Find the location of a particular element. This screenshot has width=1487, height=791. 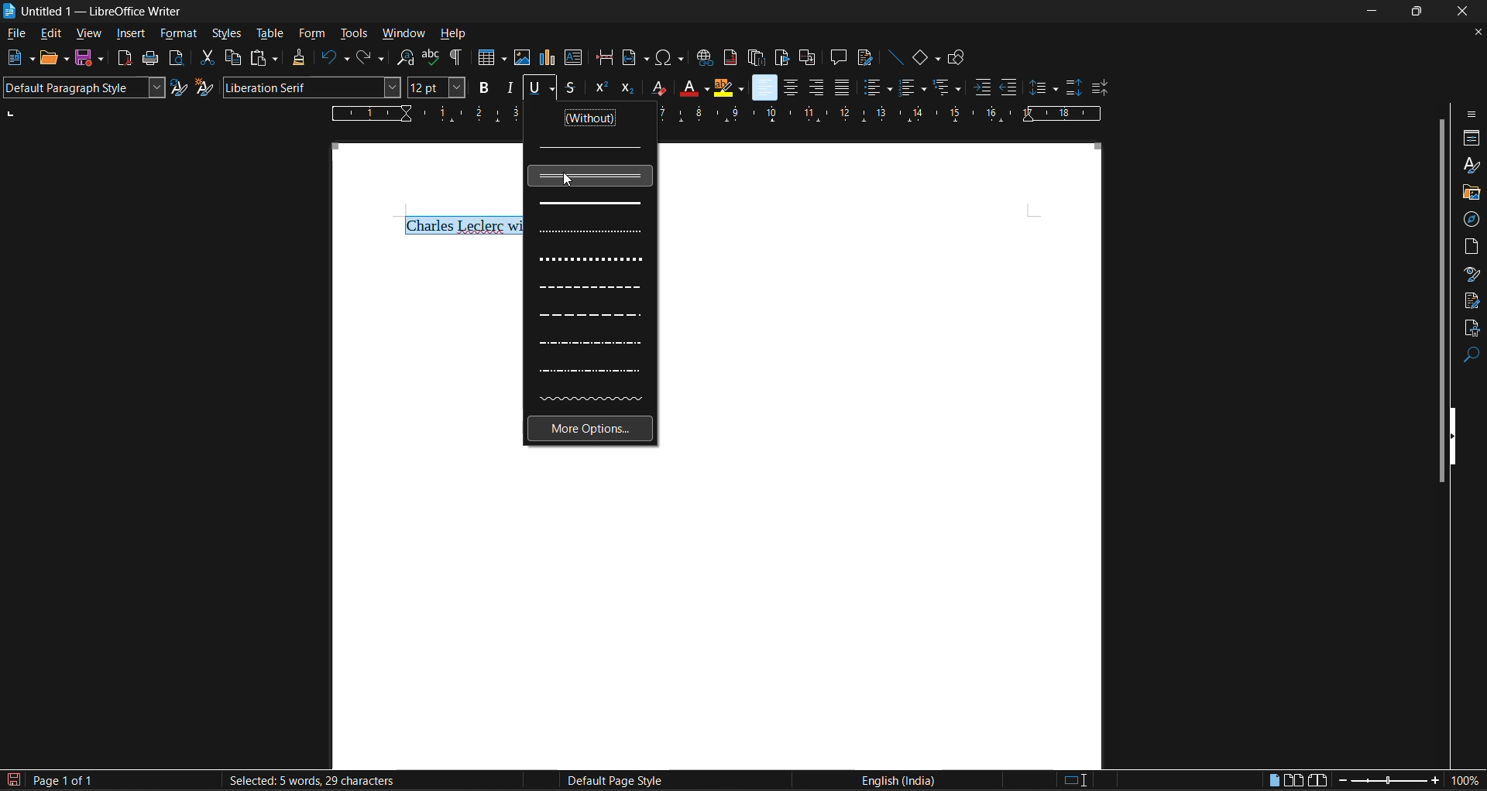

superscipt is located at coordinates (599, 88).